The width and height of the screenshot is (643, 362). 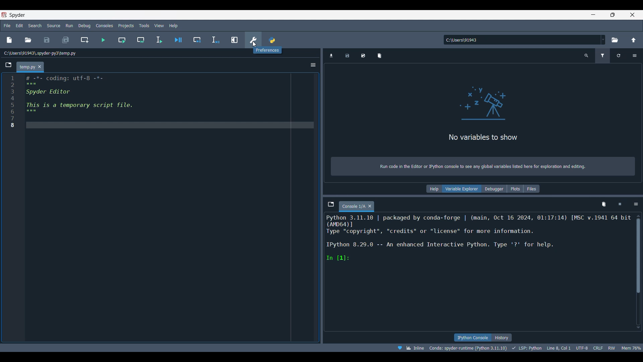 What do you see at coordinates (434, 189) in the screenshot?
I see `Help` at bounding box center [434, 189].